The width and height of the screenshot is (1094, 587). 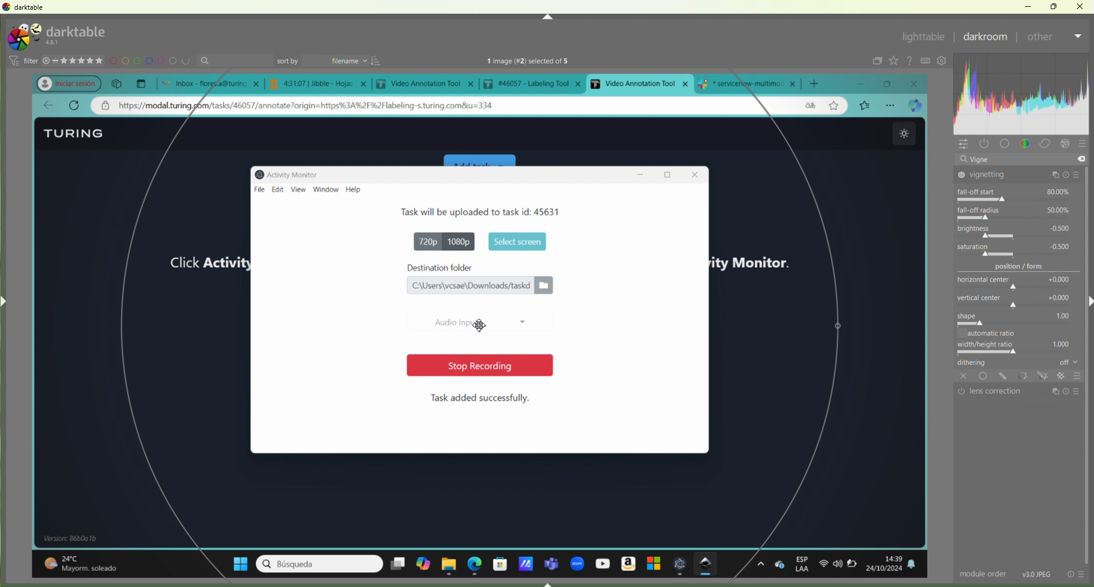 I want to click on 720p, so click(x=422, y=240).